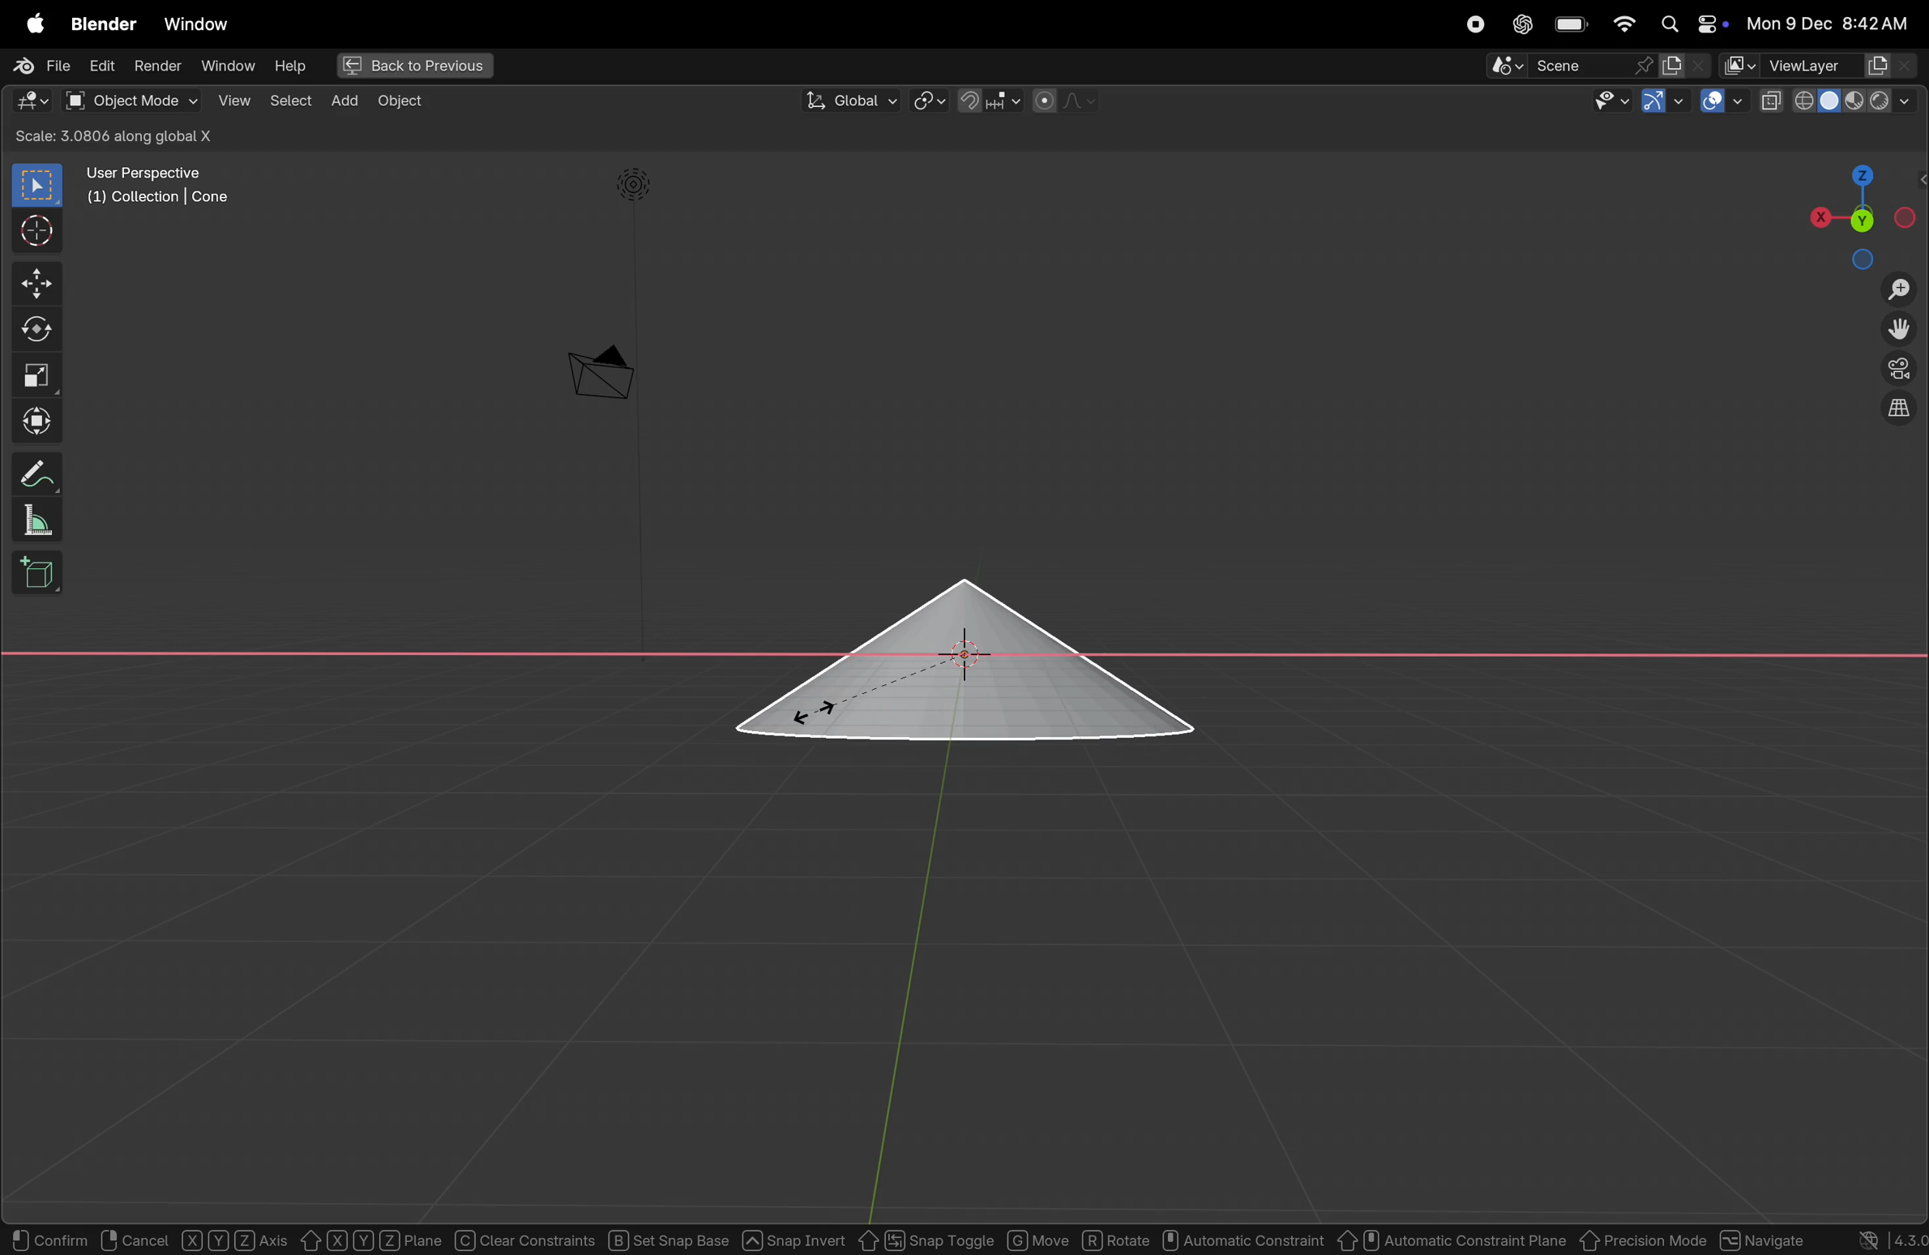 This screenshot has height=1255, width=1929. Describe the element at coordinates (1902, 289) in the screenshot. I see `zoom in zom out` at that location.